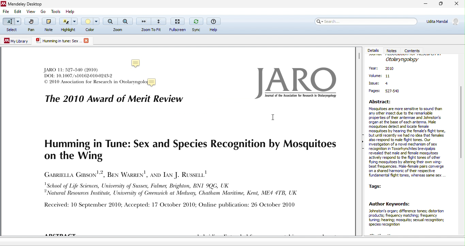 This screenshot has width=465, height=246. What do you see at coordinates (457, 4) in the screenshot?
I see `close` at bounding box center [457, 4].